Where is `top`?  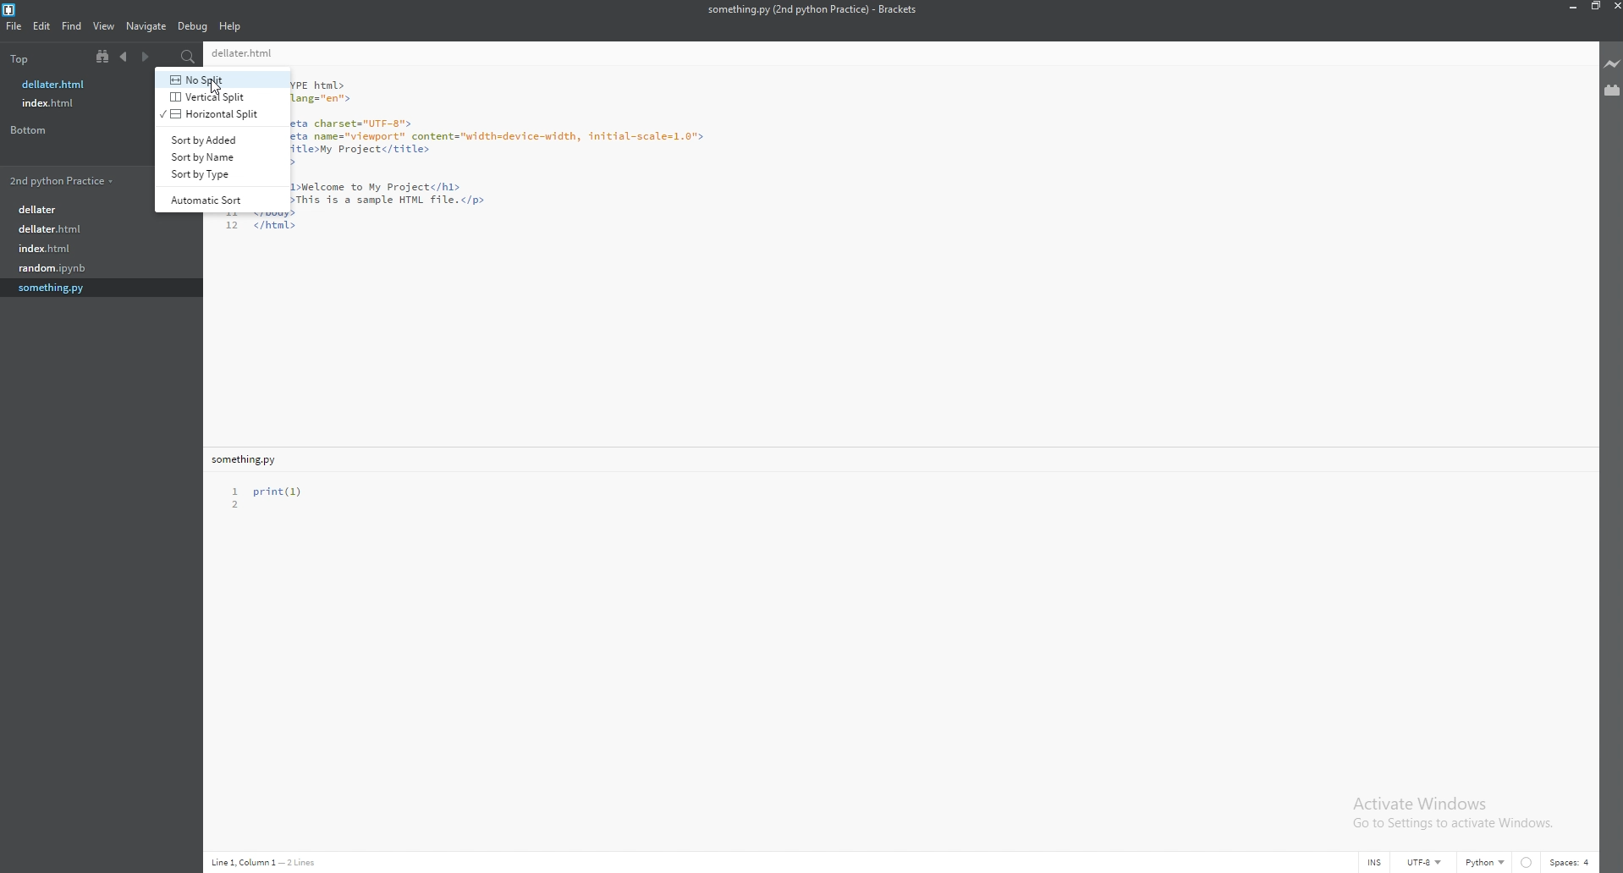 top is located at coordinates (32, 58).